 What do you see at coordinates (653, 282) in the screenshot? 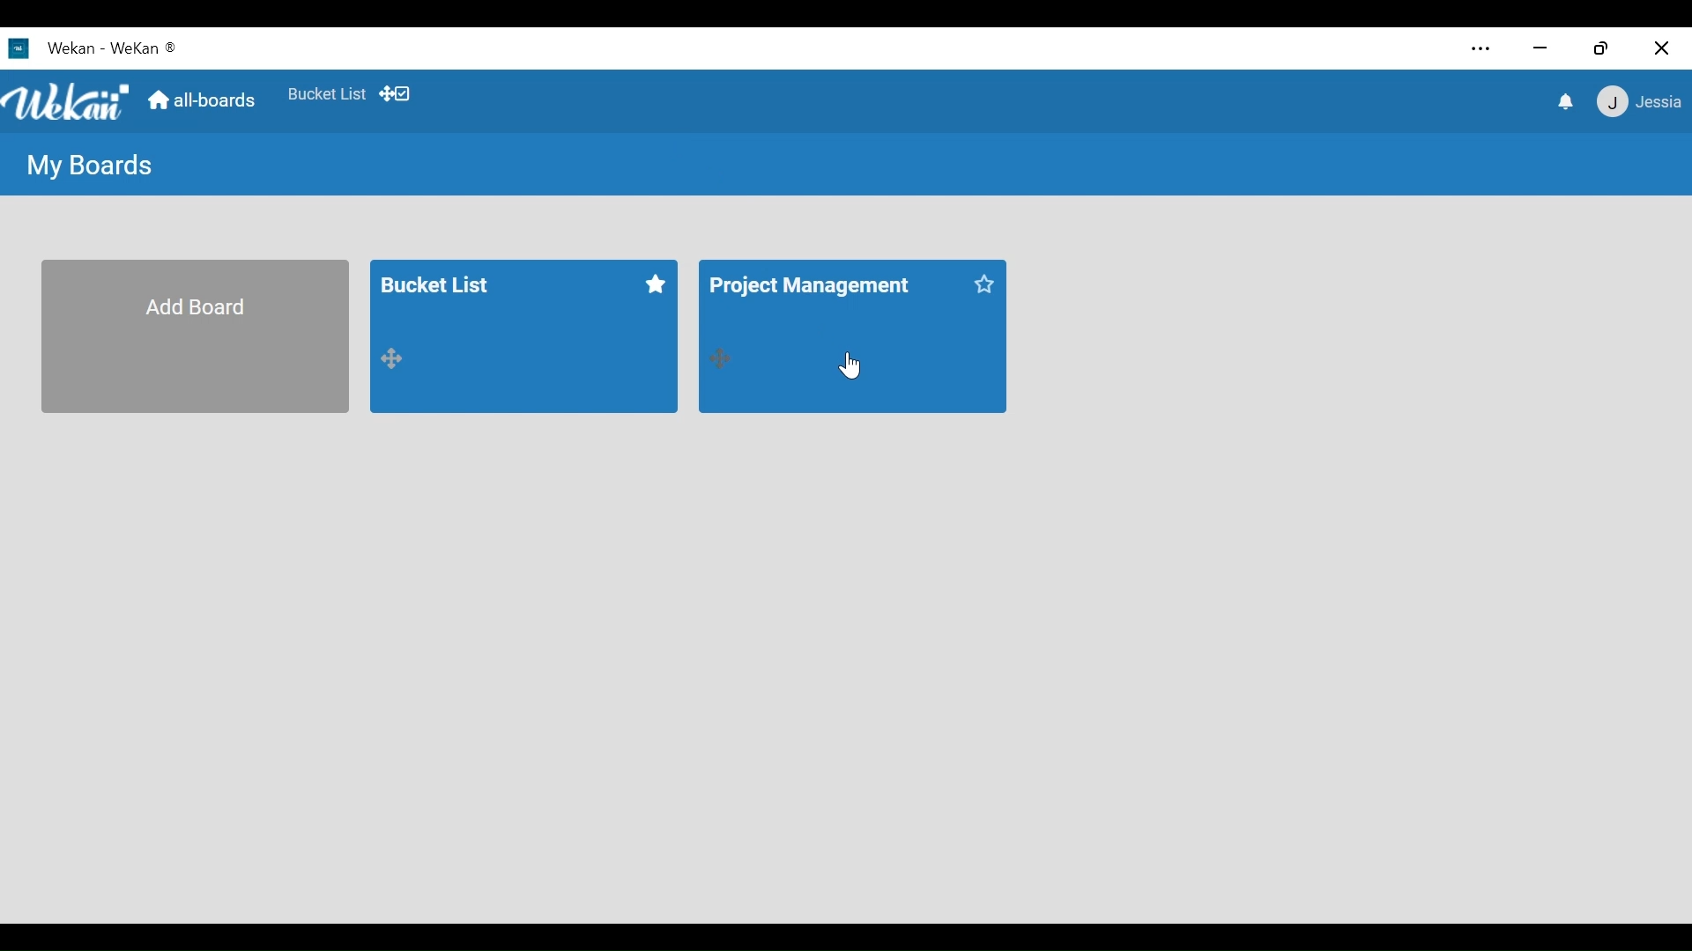
I see `click to start this board` at bounding box center [653, 282].